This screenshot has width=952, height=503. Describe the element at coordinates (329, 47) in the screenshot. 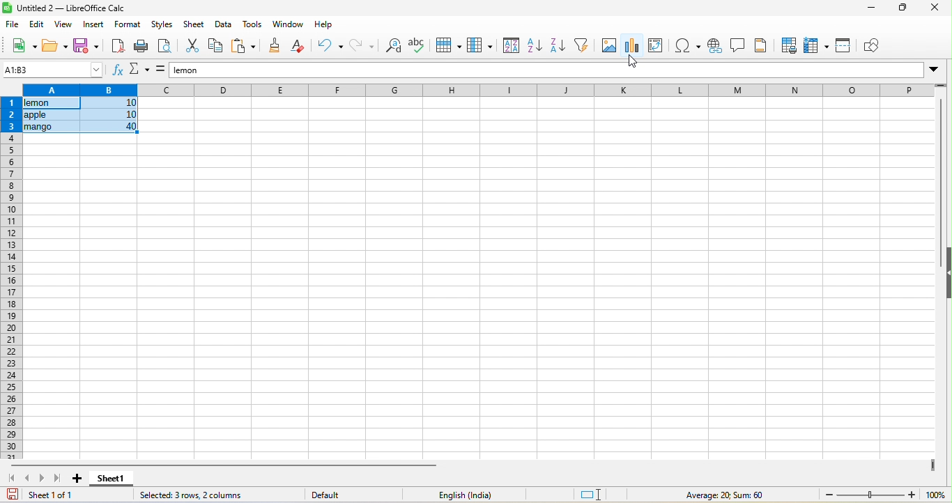

I see `undo` at that location.